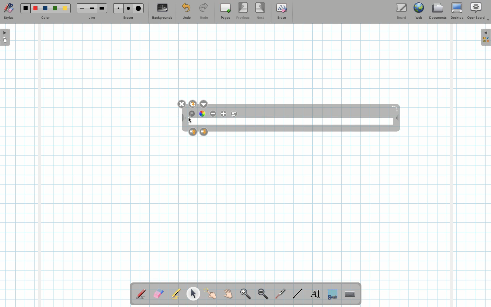  Describe the element at coordinates (397, 119) in the screenshot. I see `Move` at that location.